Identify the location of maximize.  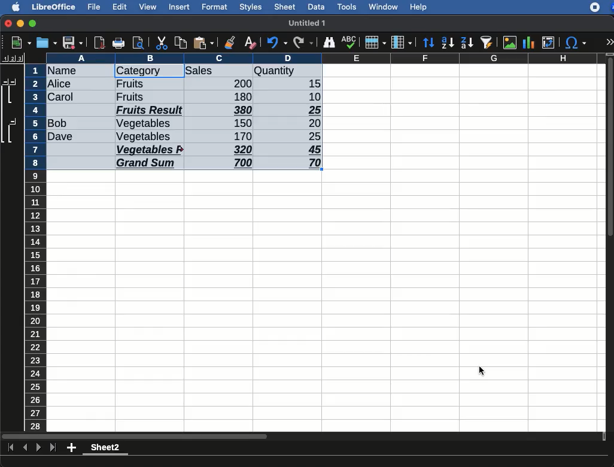
(34, 24).